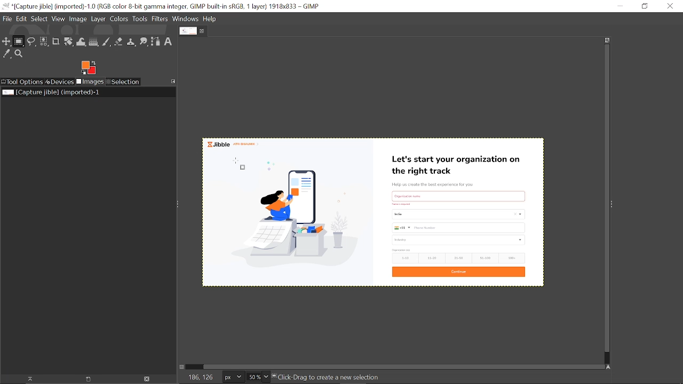 The width and height of the screenshot is (683, 384). I want to click on Let's start your organization on
the right track, so click(459, 163).